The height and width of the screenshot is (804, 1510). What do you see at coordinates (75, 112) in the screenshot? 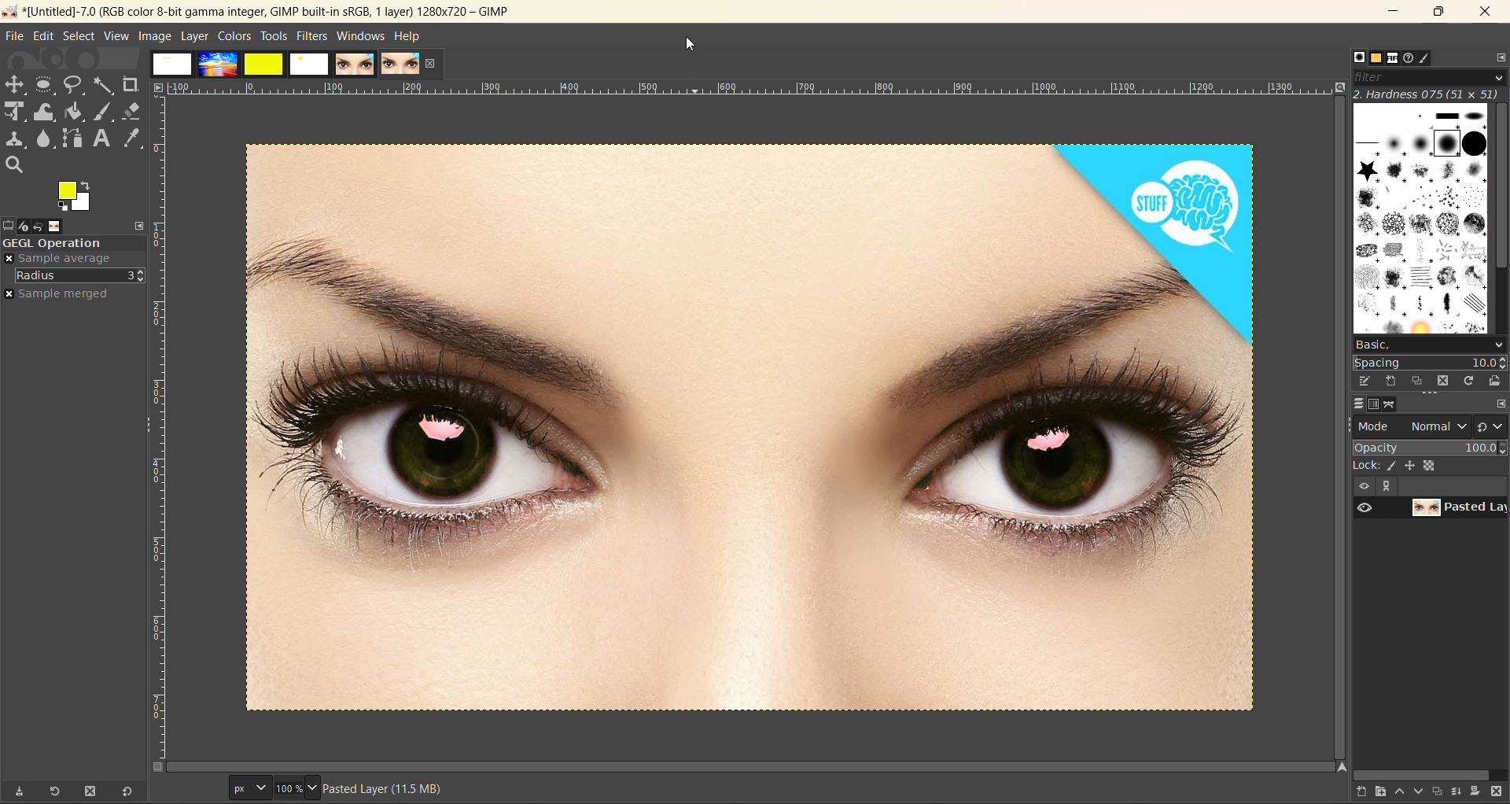
I see `paint bucket` at bounding box center [75, 112].